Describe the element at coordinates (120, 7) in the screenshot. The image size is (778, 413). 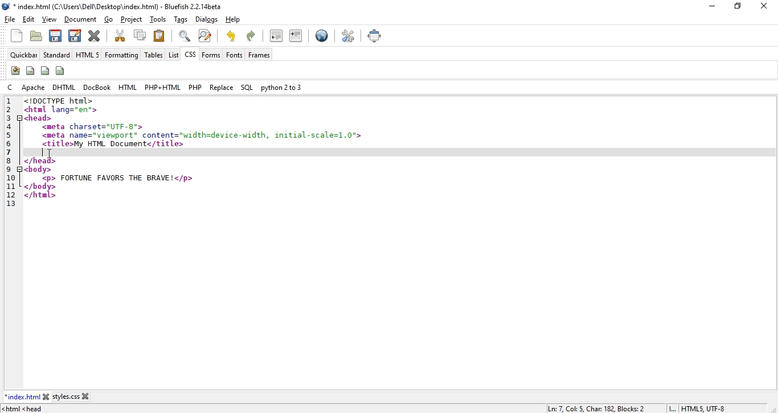
I see `* index.html (C:\Users\Dell\Desktop\index.html) - Bluefish 2.2. 14beta` at that location.